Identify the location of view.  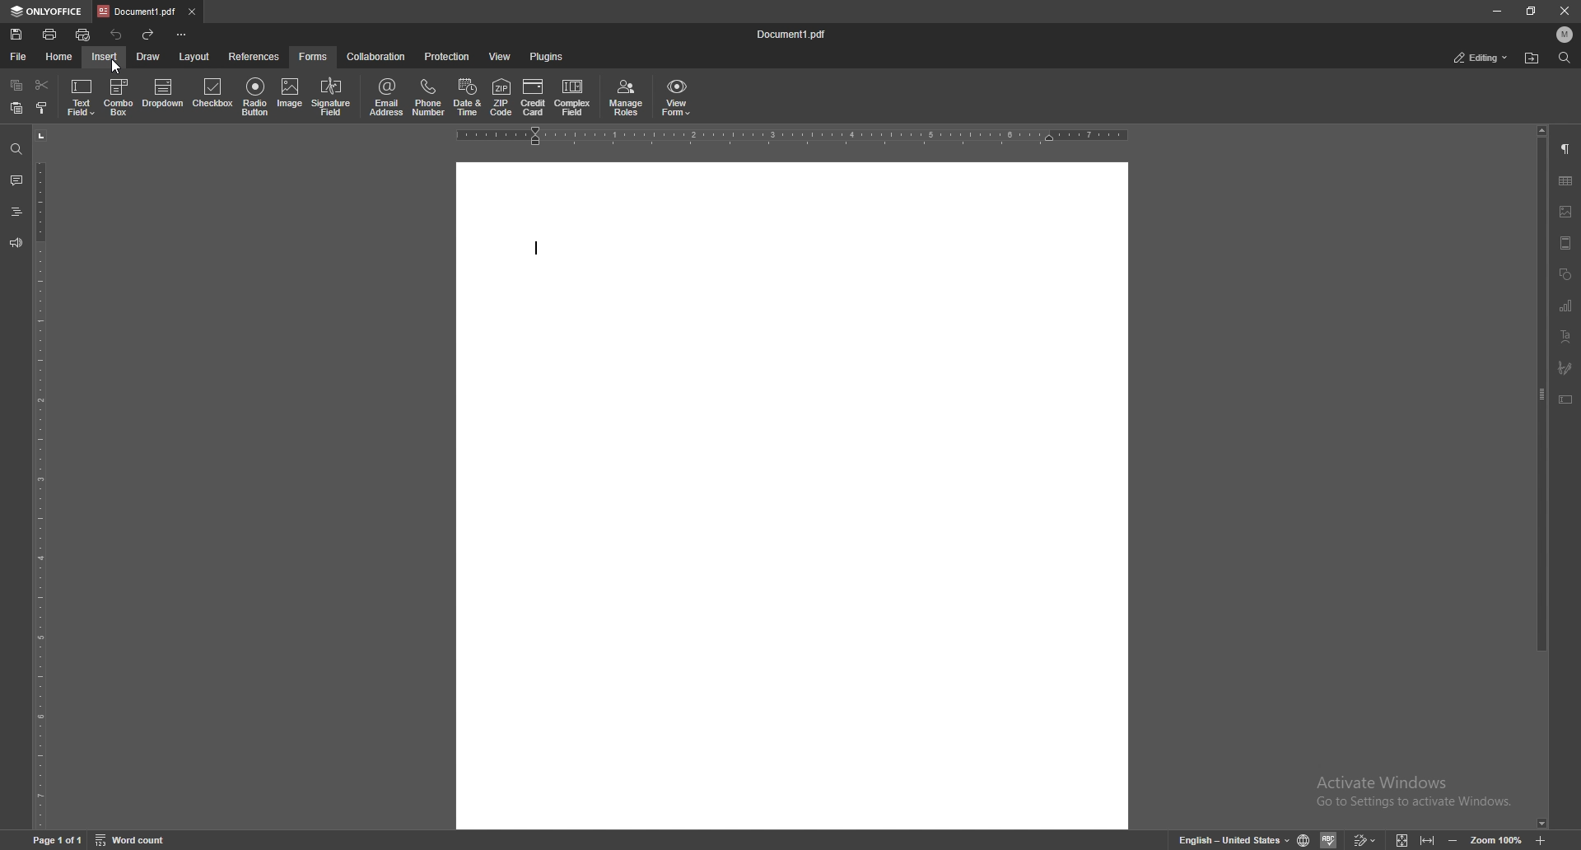
(500, 57).